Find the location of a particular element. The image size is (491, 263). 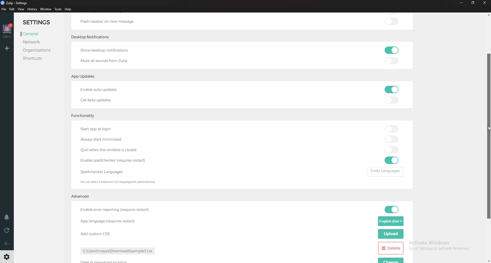

cursor is located at coordinates (488, 128).